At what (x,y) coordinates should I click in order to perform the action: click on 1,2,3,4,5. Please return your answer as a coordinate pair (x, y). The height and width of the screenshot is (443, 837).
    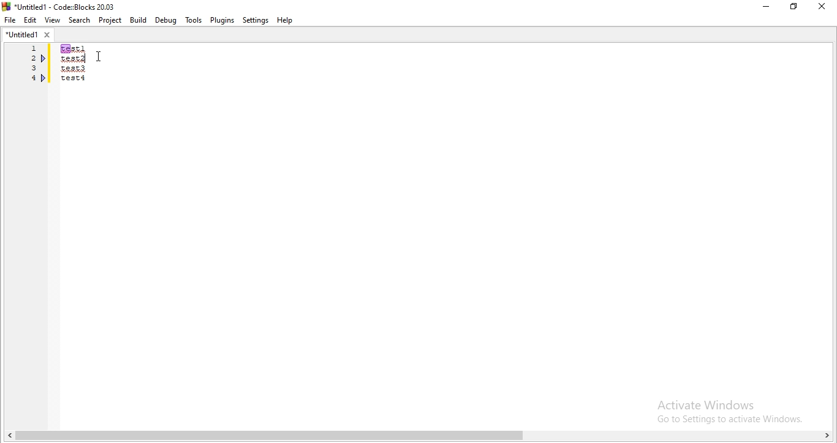
    Looking at the image, I should click on (30, 72).